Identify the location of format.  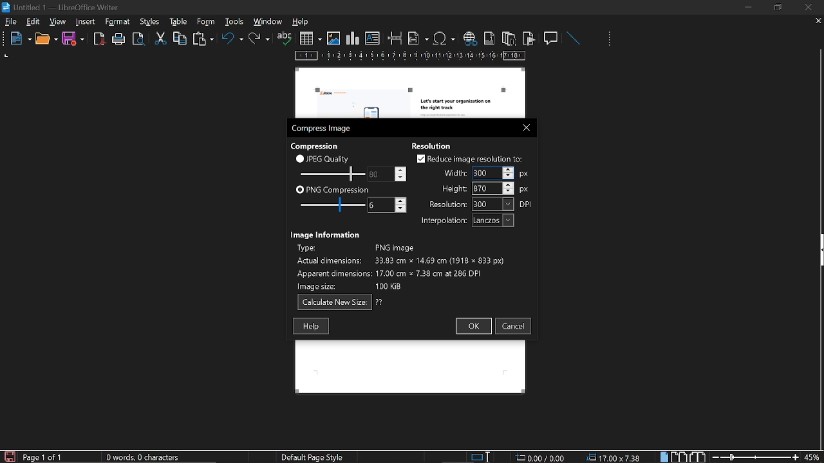
(149, 21).